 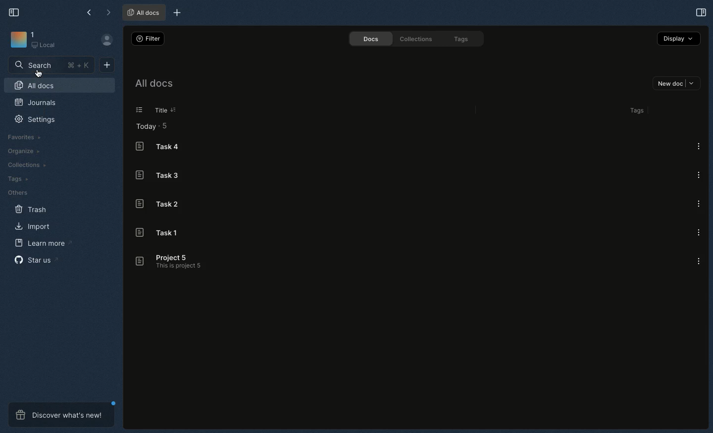 What do you see at coordinates (679, 40) in the screenshot?
I see `Display` at bounding box center [679, 40].